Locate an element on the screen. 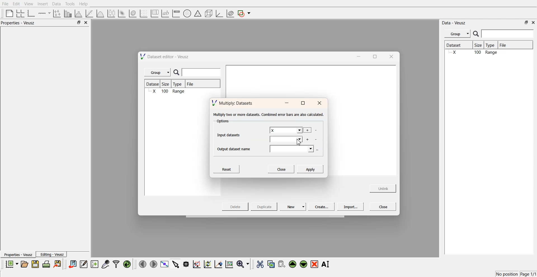 The width and height of the screenshot is (537, 277). add an axis is located at coordinates (45, 13).